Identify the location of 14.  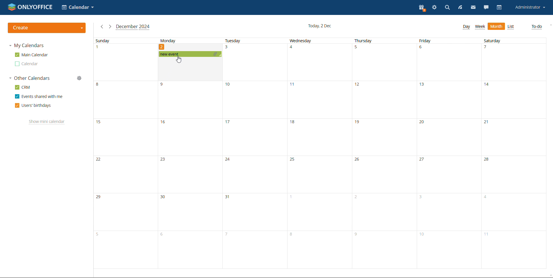
(489, 87).